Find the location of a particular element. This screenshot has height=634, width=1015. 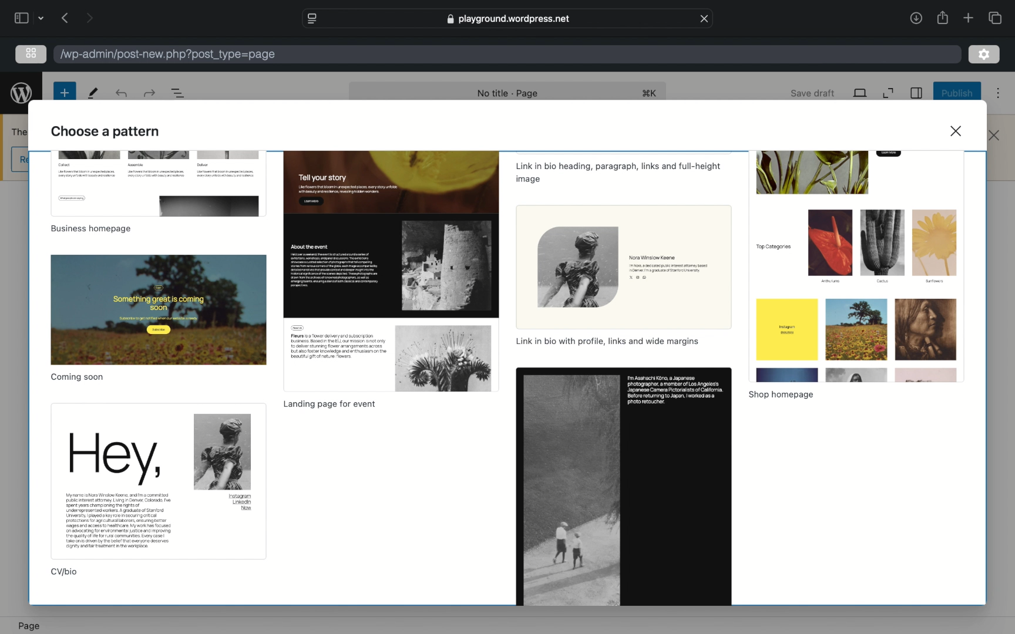

obscure text is located at coordinates (18, 131).